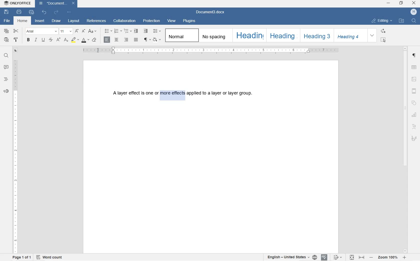  What do you see at coordinates (74, 20) in the screenshot?
I see `LAYOUT` at bounding box center [74, 20].